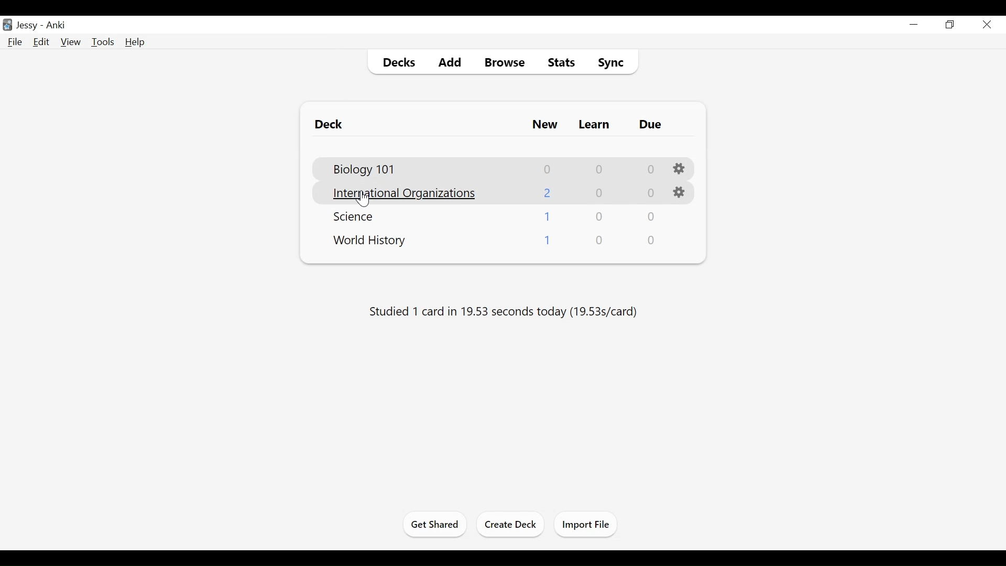  I want to click on Add, so click(449, 63).